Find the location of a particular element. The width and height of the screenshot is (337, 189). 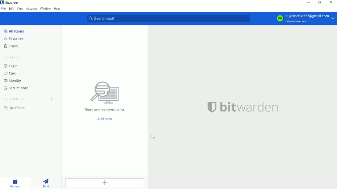

Restore down is located at coordinates (320, 2).